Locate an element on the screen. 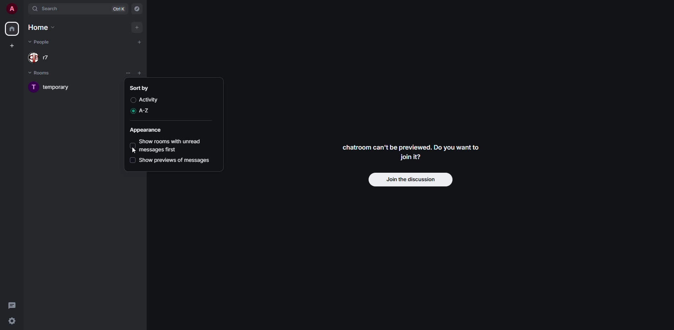  appearance is located at coordinates (148, 130).